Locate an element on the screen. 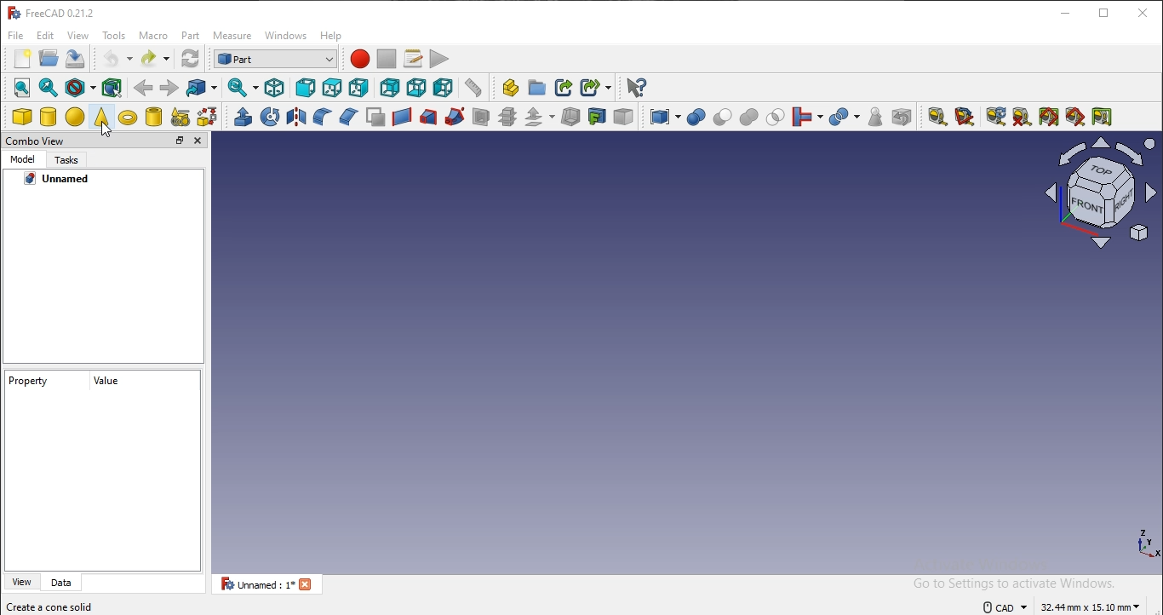 Image resolution: width=1163 pixels, height=615 pixels. bounding box is located at coordinates (111, 86).